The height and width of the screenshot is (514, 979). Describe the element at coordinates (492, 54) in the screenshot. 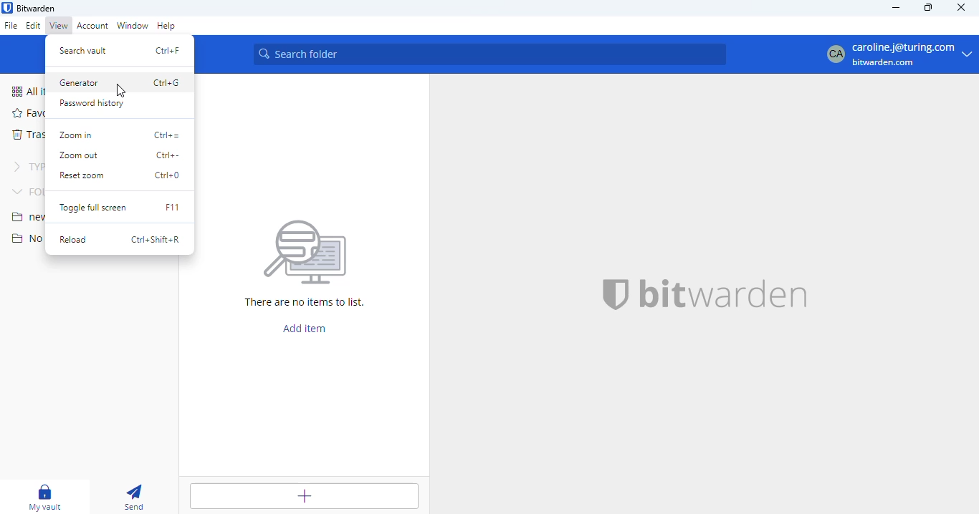

I see `search folder` at that location.